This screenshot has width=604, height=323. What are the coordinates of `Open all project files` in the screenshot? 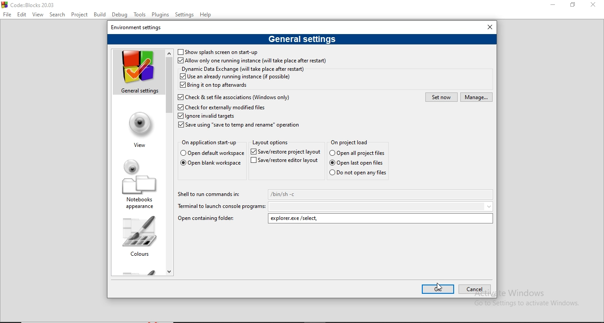 It's located at (352, 142).